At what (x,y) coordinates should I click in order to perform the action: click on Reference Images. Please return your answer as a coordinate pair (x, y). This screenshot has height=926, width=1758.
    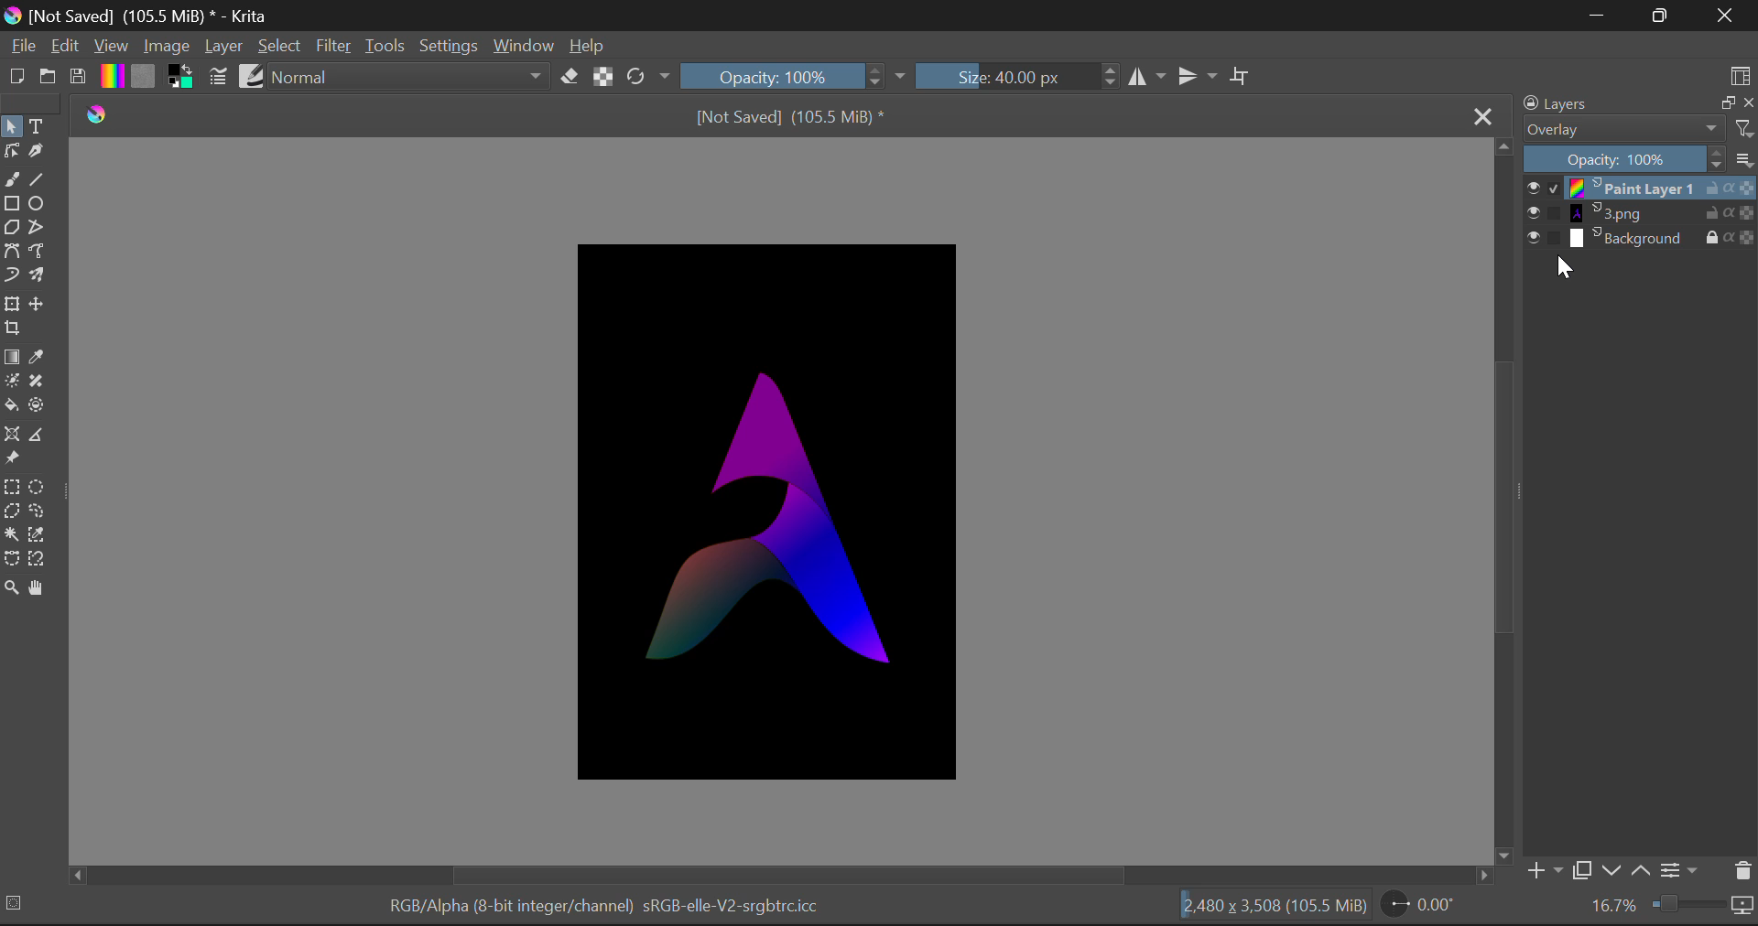
    Looking at the image, I should click on (12, 460).